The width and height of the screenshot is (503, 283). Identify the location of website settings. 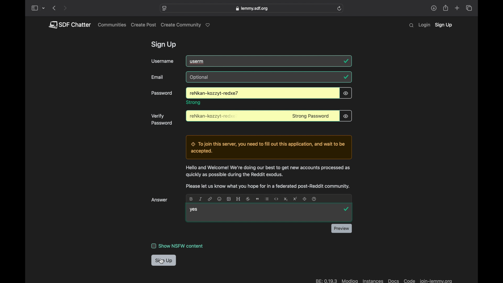
(165, 8).